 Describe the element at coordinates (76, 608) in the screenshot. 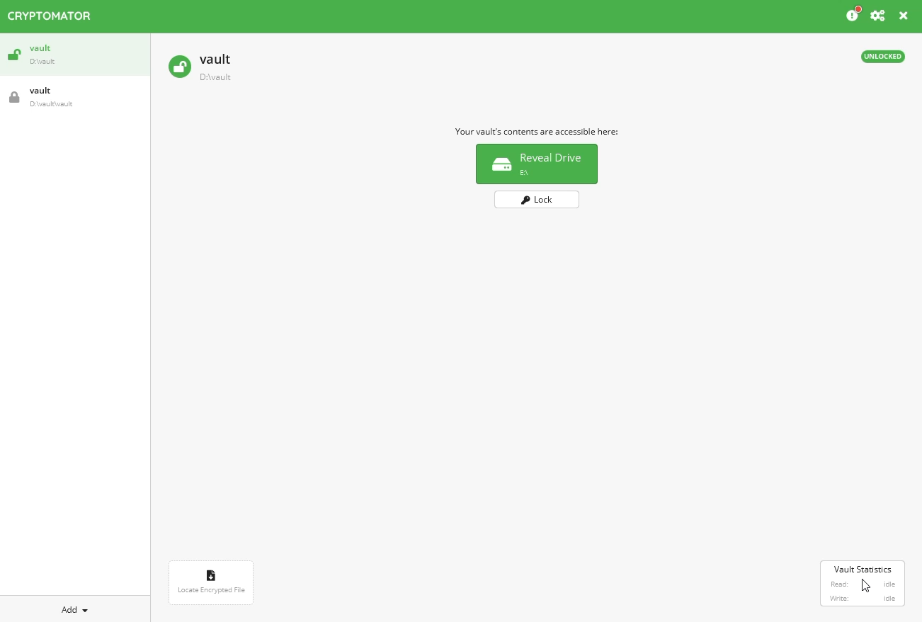

I see `add` at that location.